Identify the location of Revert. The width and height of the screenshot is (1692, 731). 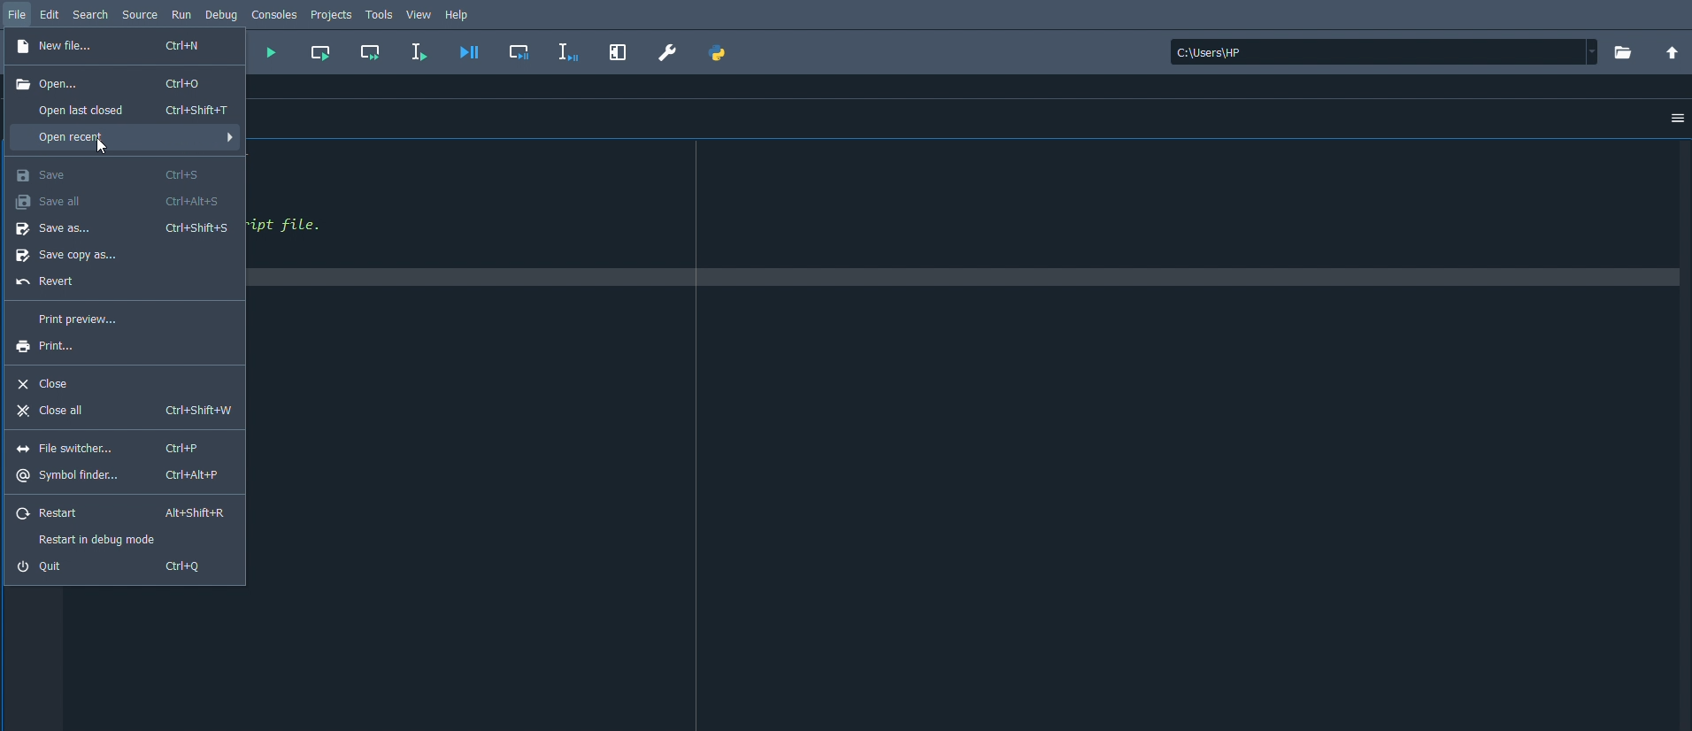
(50, 283).